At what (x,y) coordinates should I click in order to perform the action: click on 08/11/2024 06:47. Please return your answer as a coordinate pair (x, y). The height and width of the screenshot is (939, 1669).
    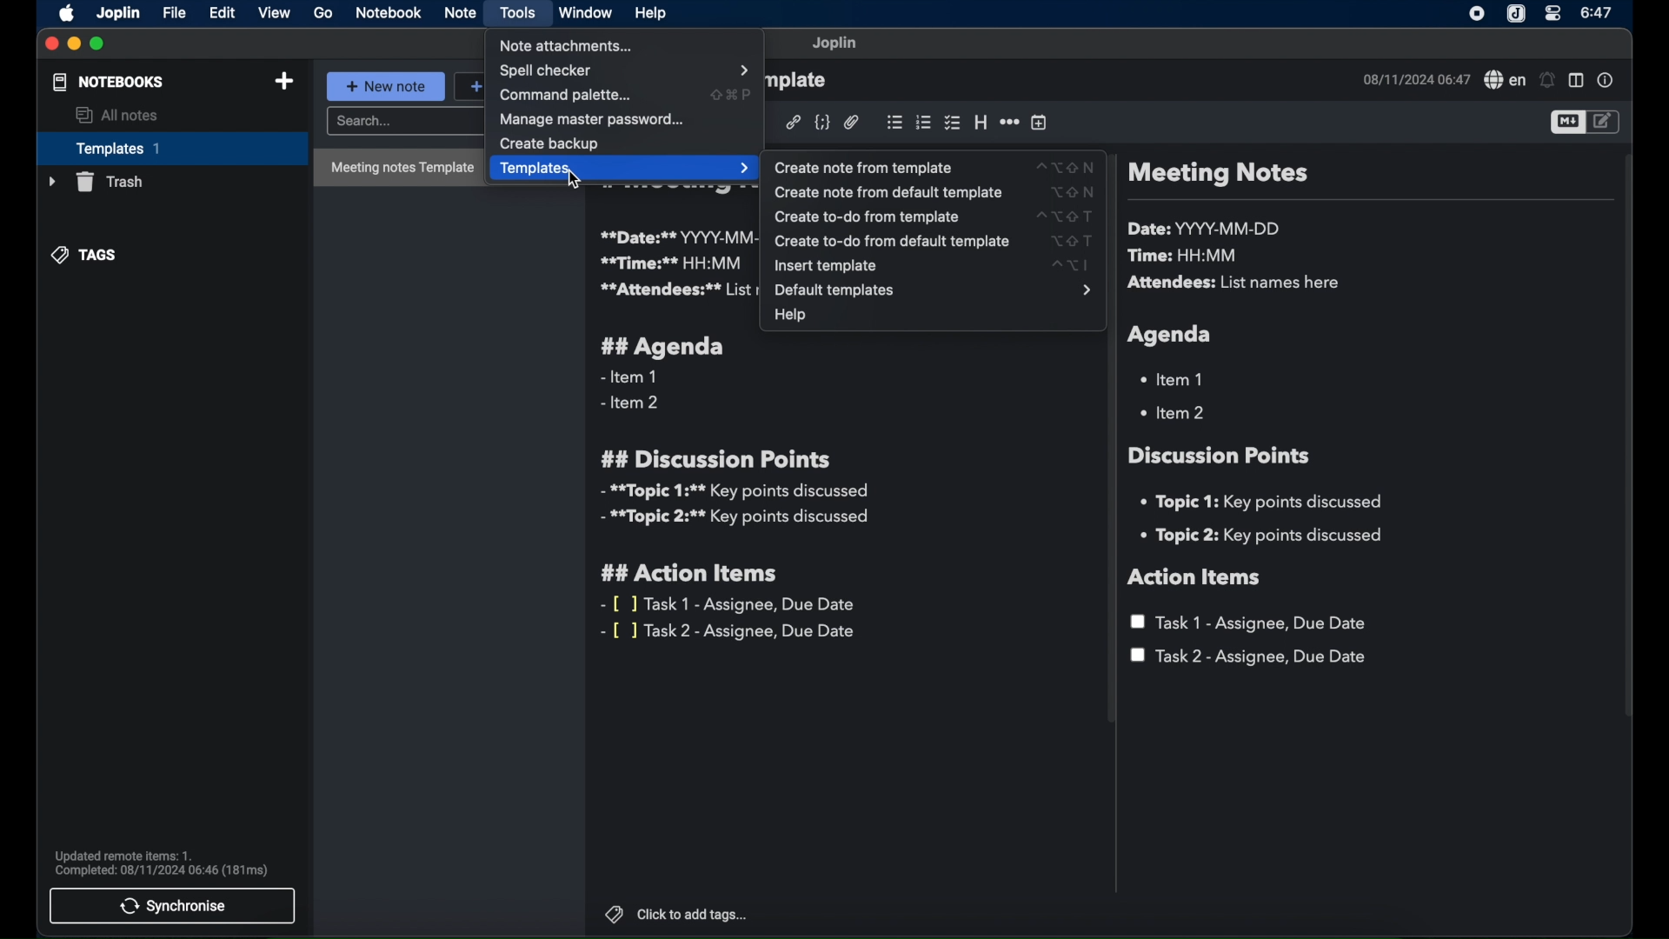
    Looking at the image, I should click on (1414, 79).